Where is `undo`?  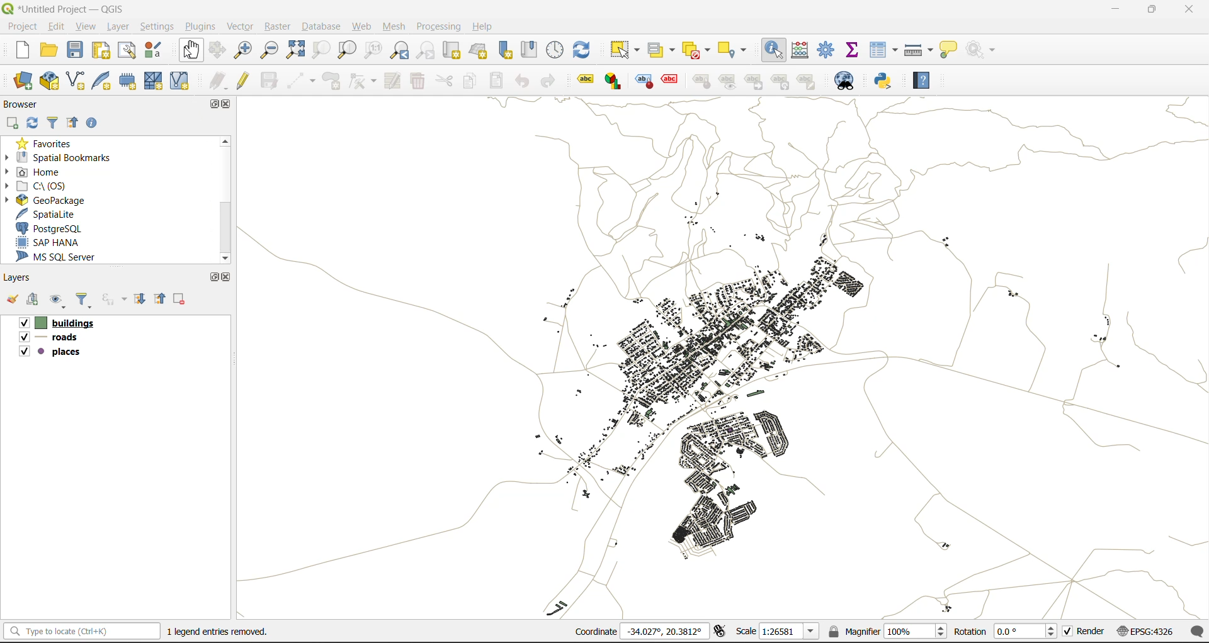
undo is located at coordinates (522, 81).